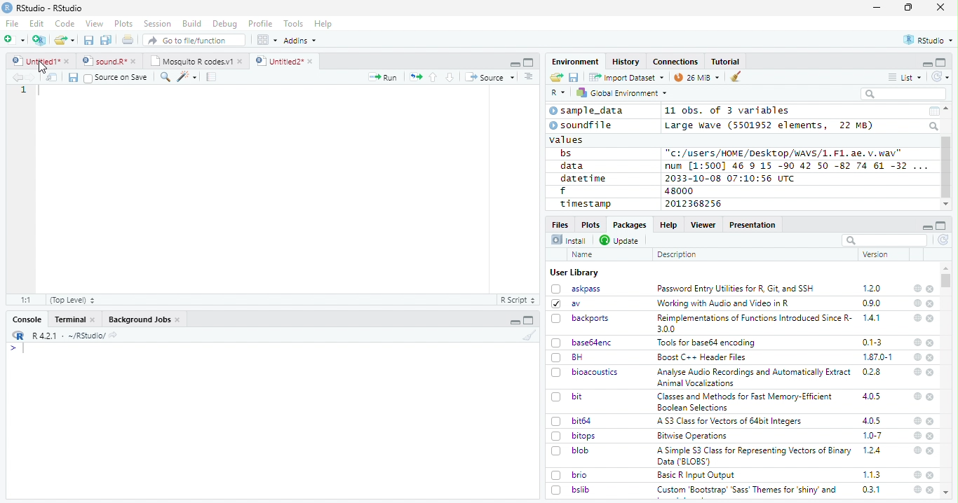 The width and height of the screenshot is (958, 503). Describe the element at coordinates (574, 78) in the screenshot. I see `Save` at that location.